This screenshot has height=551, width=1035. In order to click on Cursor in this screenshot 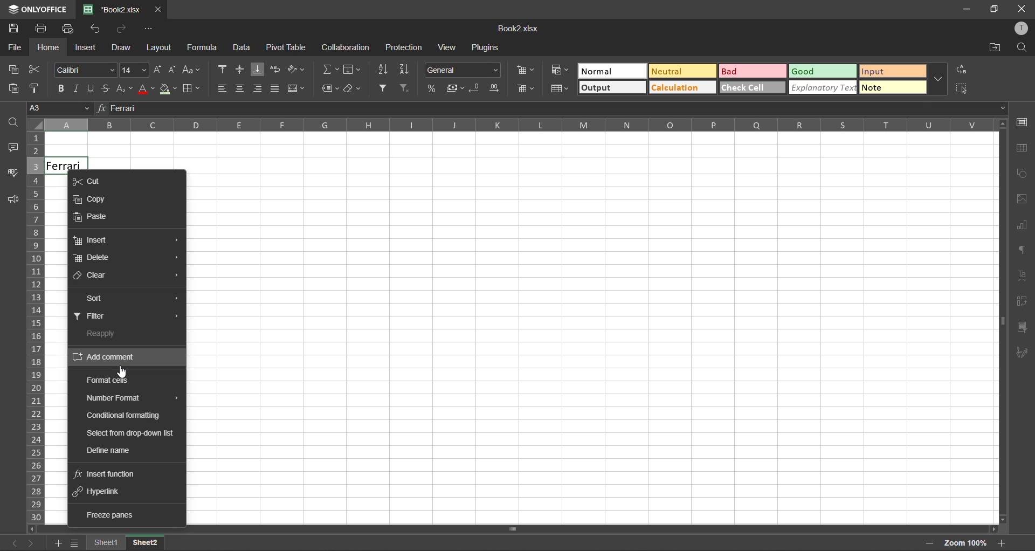, I will do `click(121, 373)`.